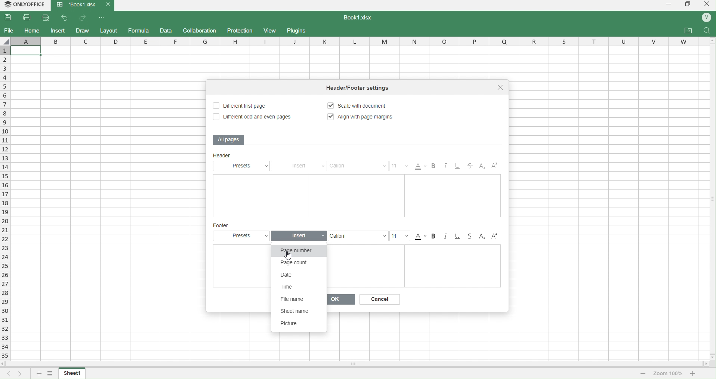  I want to click on Strikethrough, so click(472, 167).